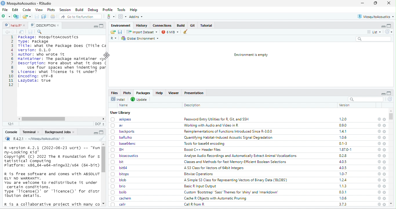  Describe the element at coordinates (343, 192) in the screenshot. I see `0.3.1` at that location.